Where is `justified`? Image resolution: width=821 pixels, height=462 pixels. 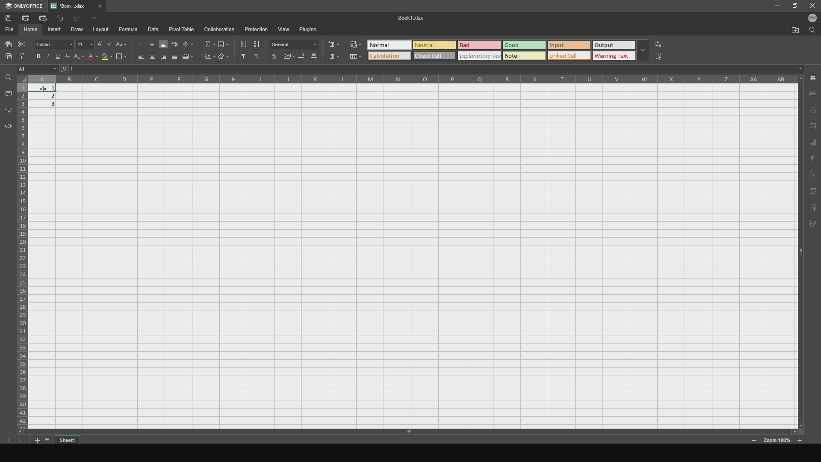 justified is located at coordinates (174, 57).